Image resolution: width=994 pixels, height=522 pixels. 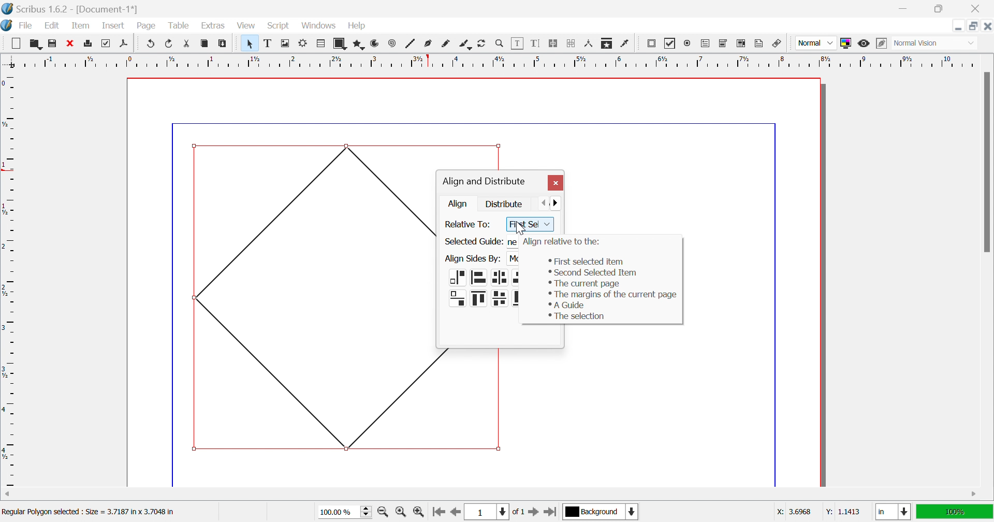 I want to click on Freehand line, so click(x=446, y=44).